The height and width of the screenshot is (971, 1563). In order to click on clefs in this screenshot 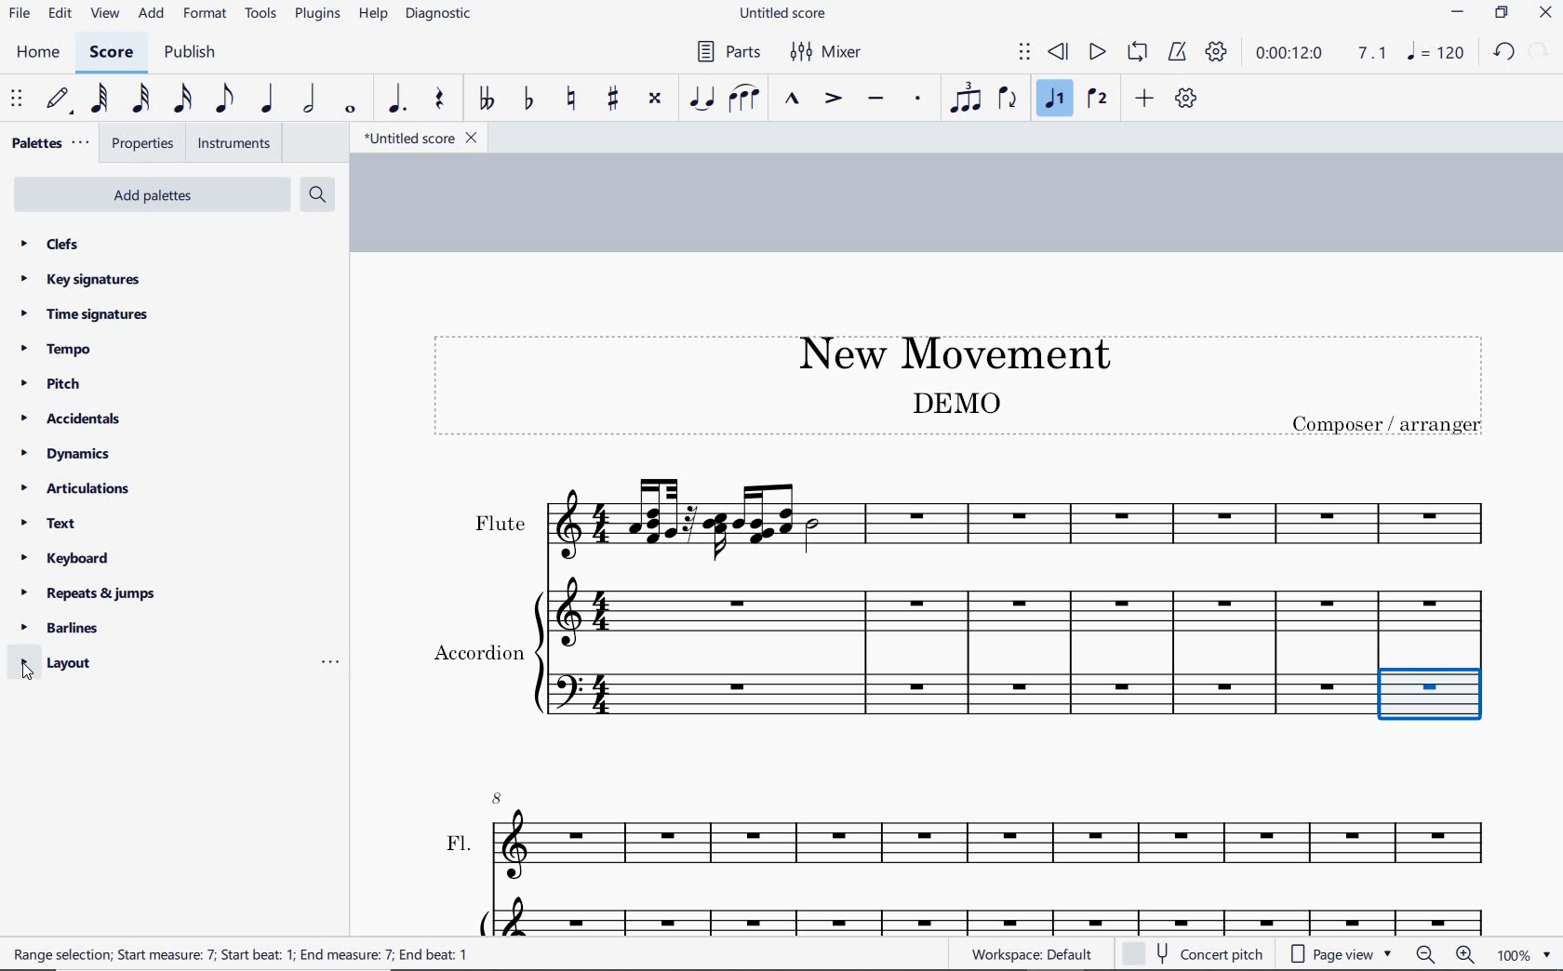, I will do `click(51, 244)`.